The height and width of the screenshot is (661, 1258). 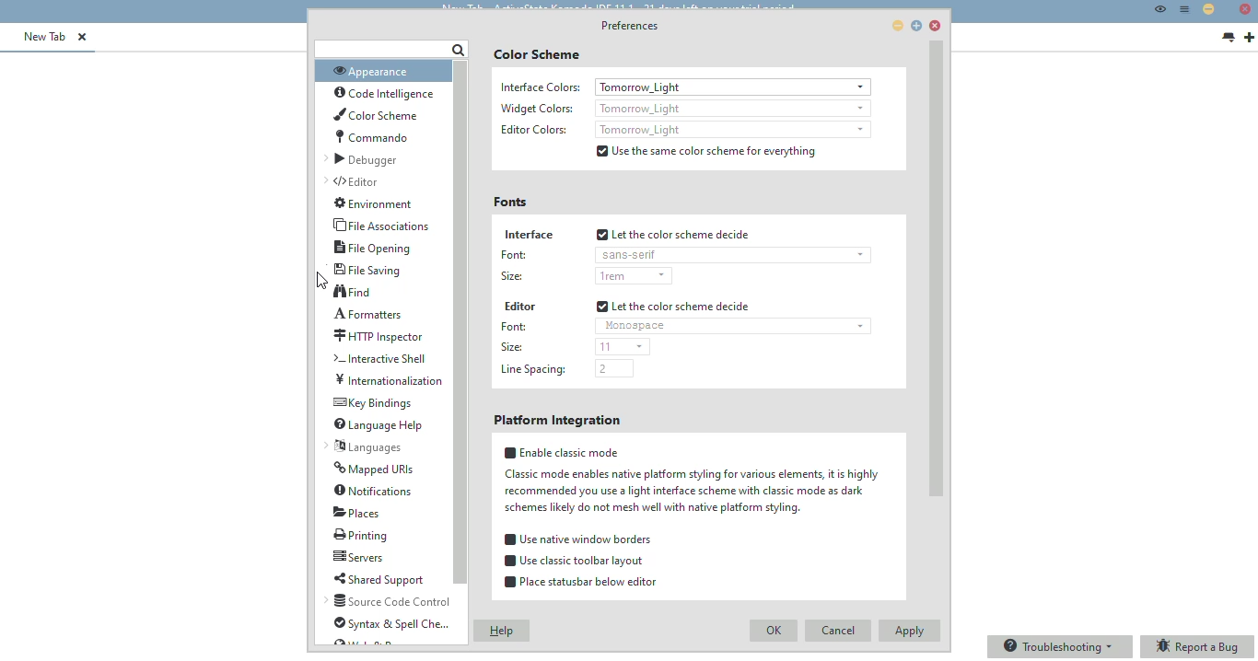 I want to click on use native window borders, so click(x=577, y=539).